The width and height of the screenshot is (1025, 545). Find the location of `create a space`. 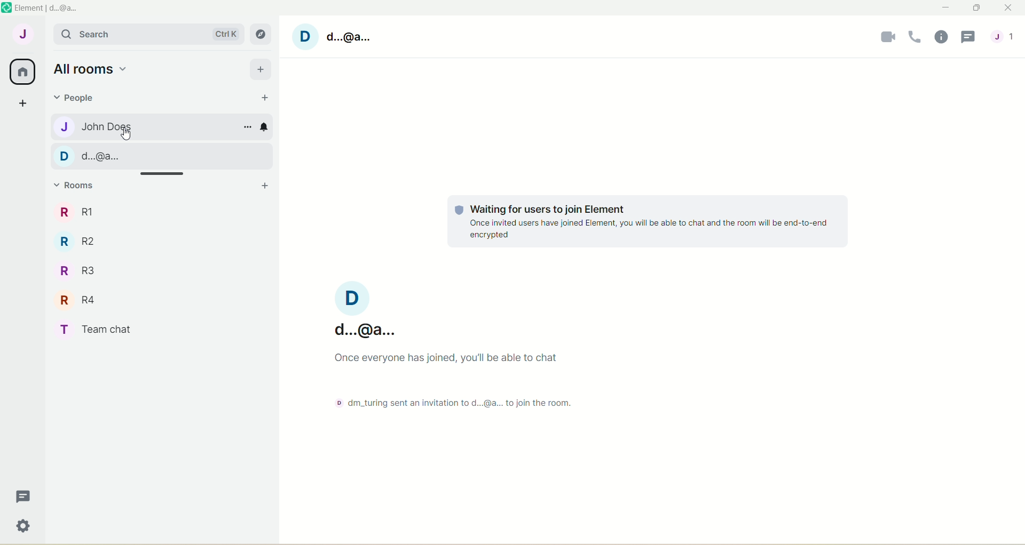

create a space is located at coordinates (23, 104).